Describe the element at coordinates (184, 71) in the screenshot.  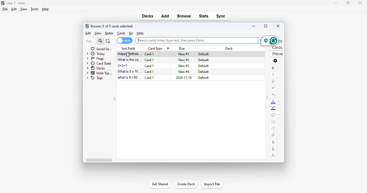
I see `new #4` at that location.